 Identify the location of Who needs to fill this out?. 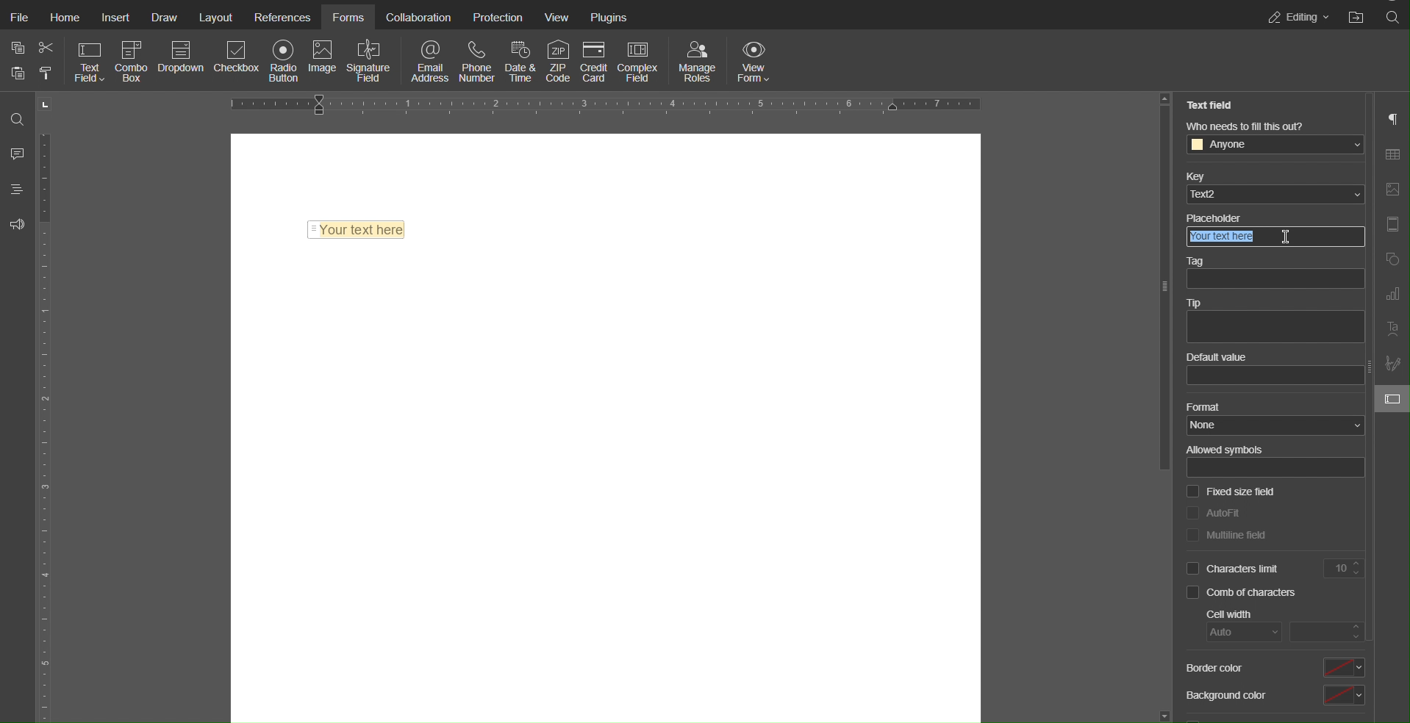
(1271, 140).